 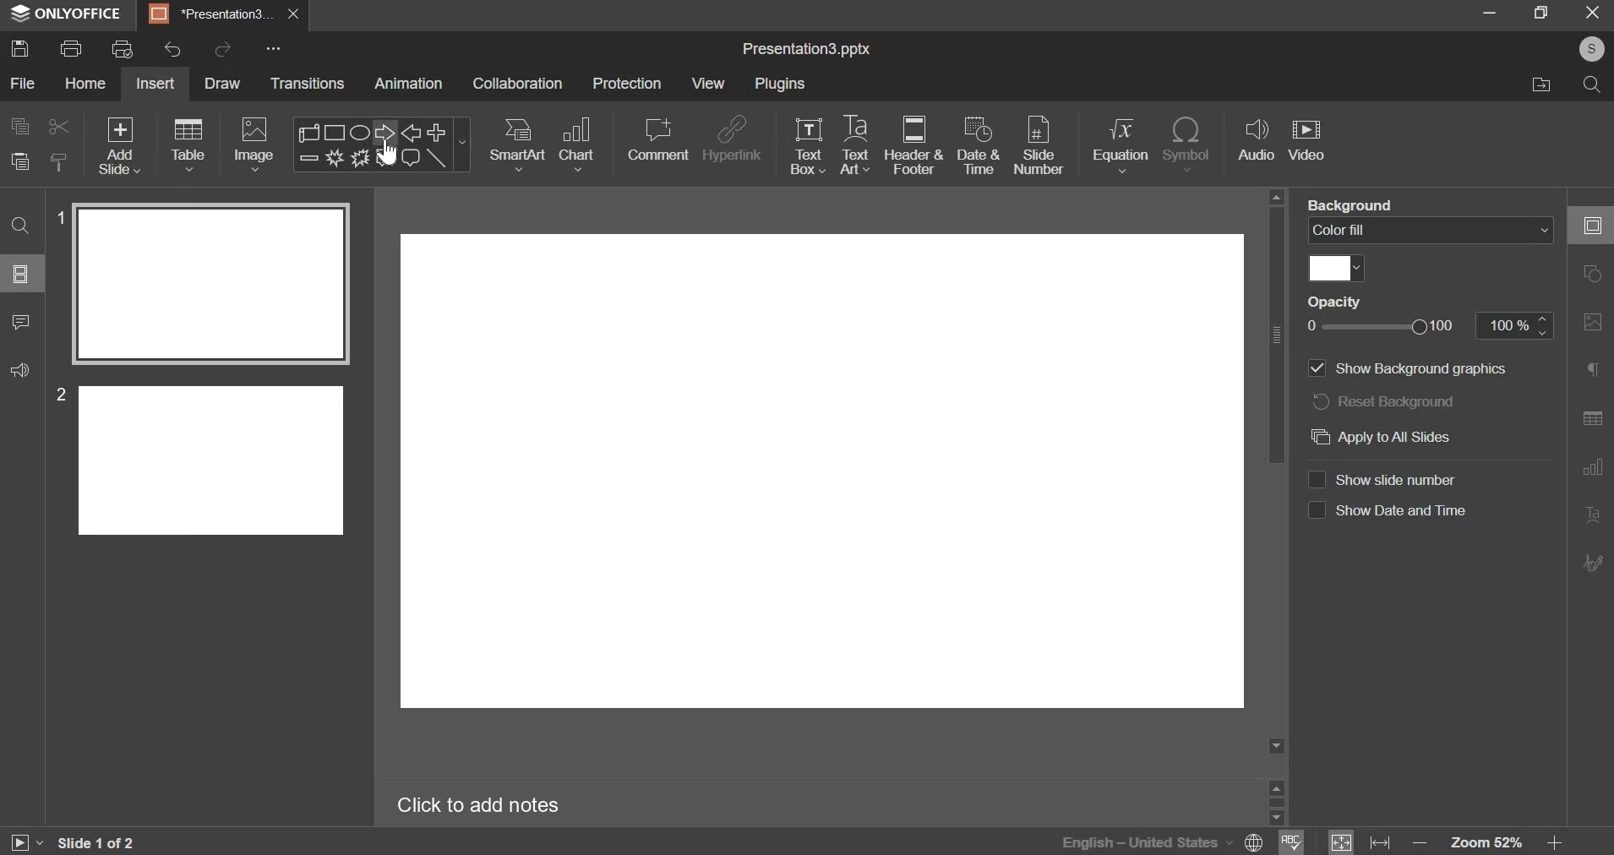 What do you see at coordinates (172, 49) in the screenshot?
I see `undo` at bounding box center [172, 49].